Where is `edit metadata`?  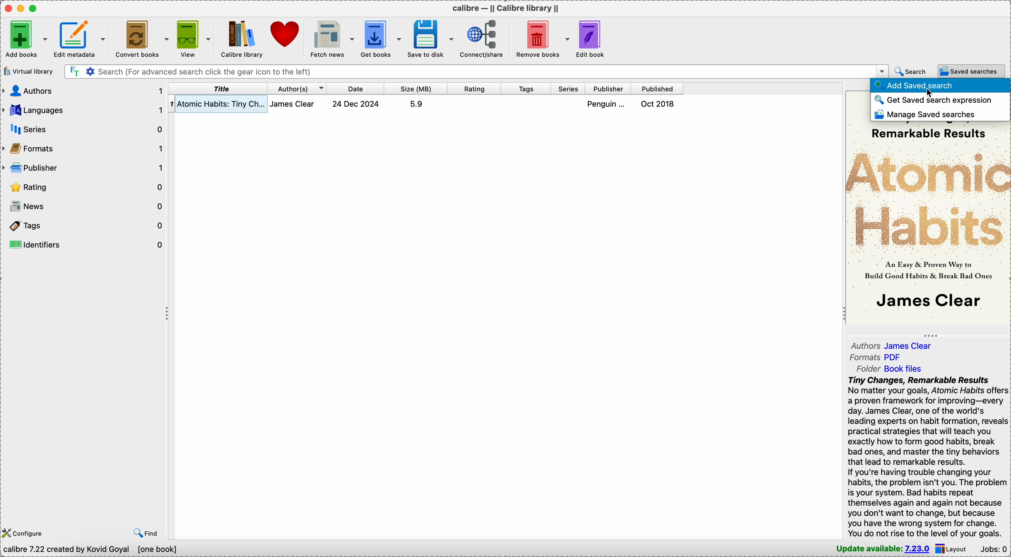
edit metadata is located at coordinates (81, 37).